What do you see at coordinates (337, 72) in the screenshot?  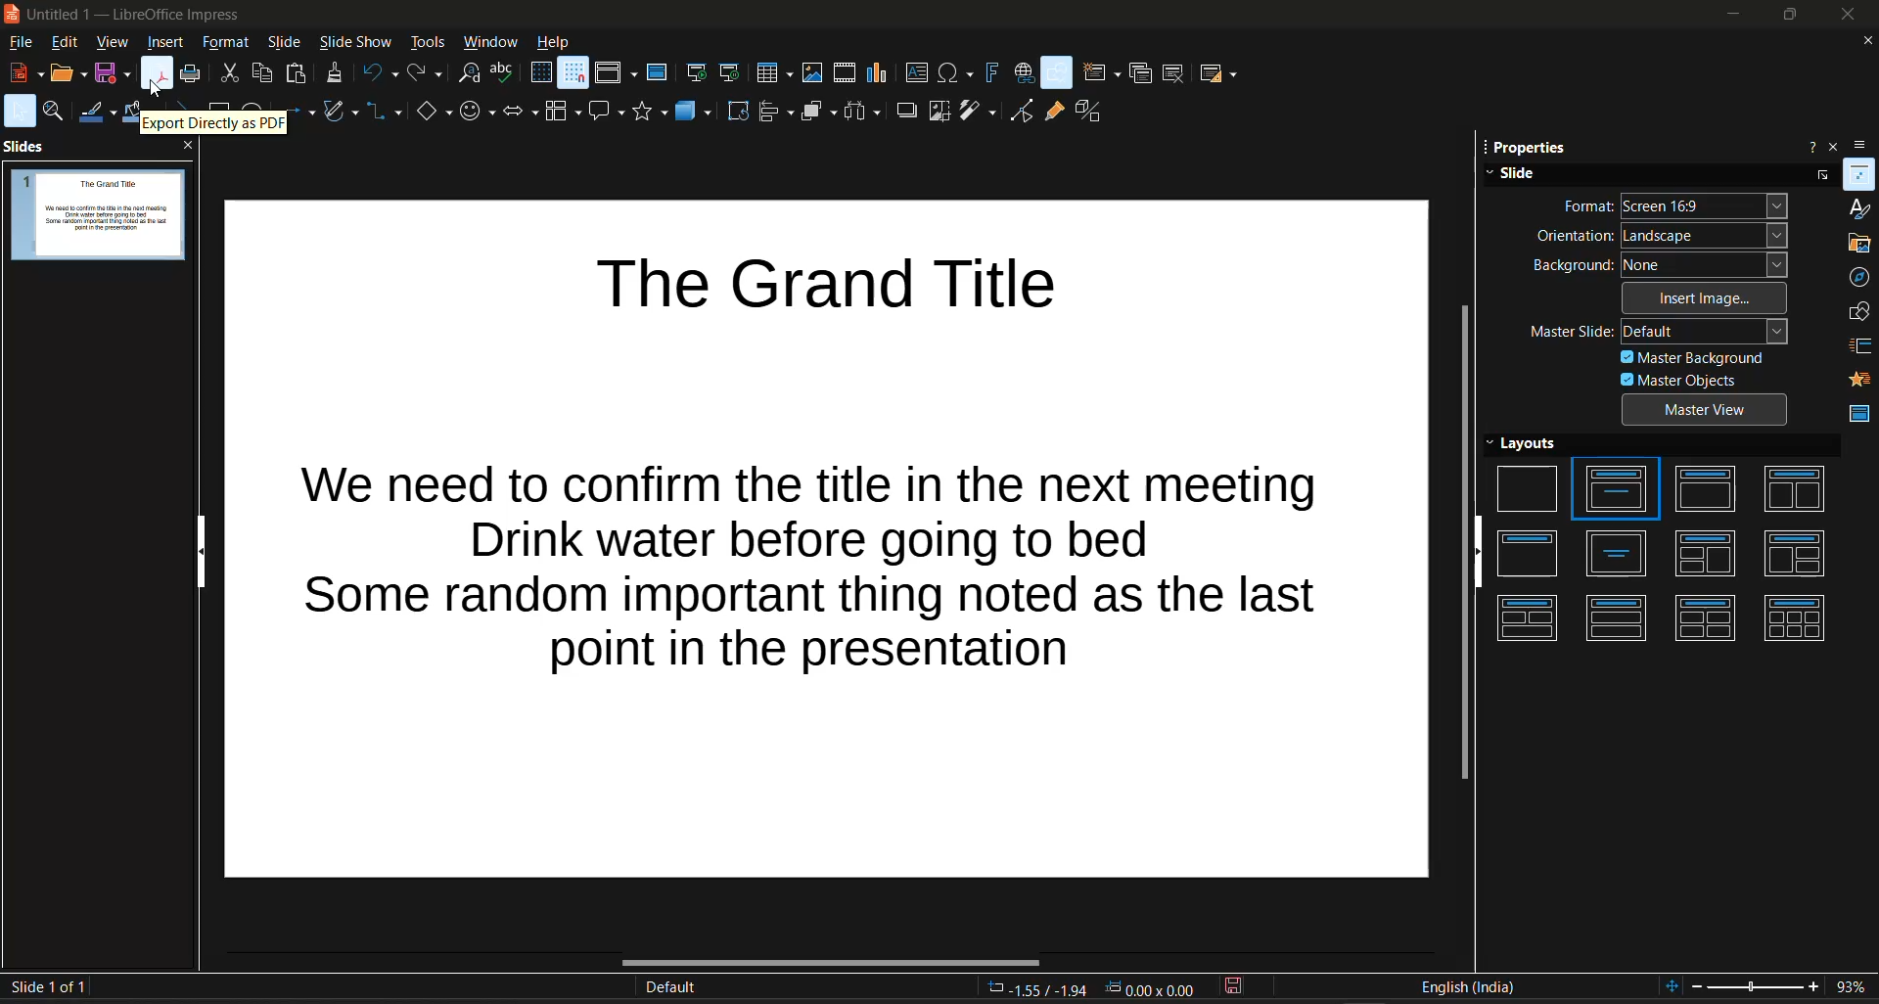 I see `clone formatting` at bounding box center [337, 72].